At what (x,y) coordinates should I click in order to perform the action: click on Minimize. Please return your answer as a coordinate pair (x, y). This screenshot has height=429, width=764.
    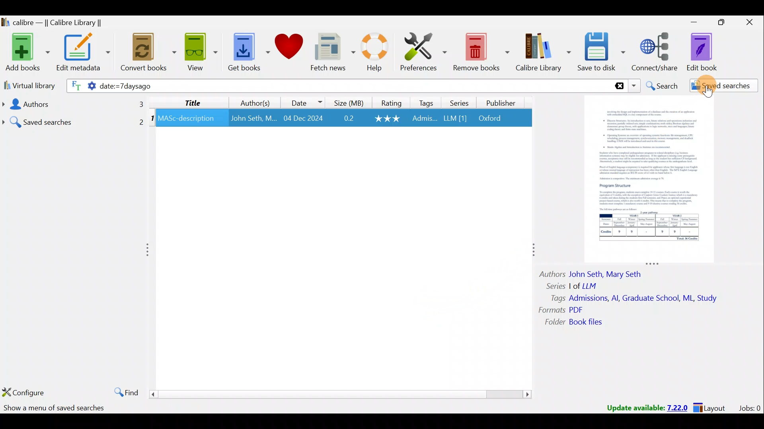
    Looking at the image, I should click on (690, 22).